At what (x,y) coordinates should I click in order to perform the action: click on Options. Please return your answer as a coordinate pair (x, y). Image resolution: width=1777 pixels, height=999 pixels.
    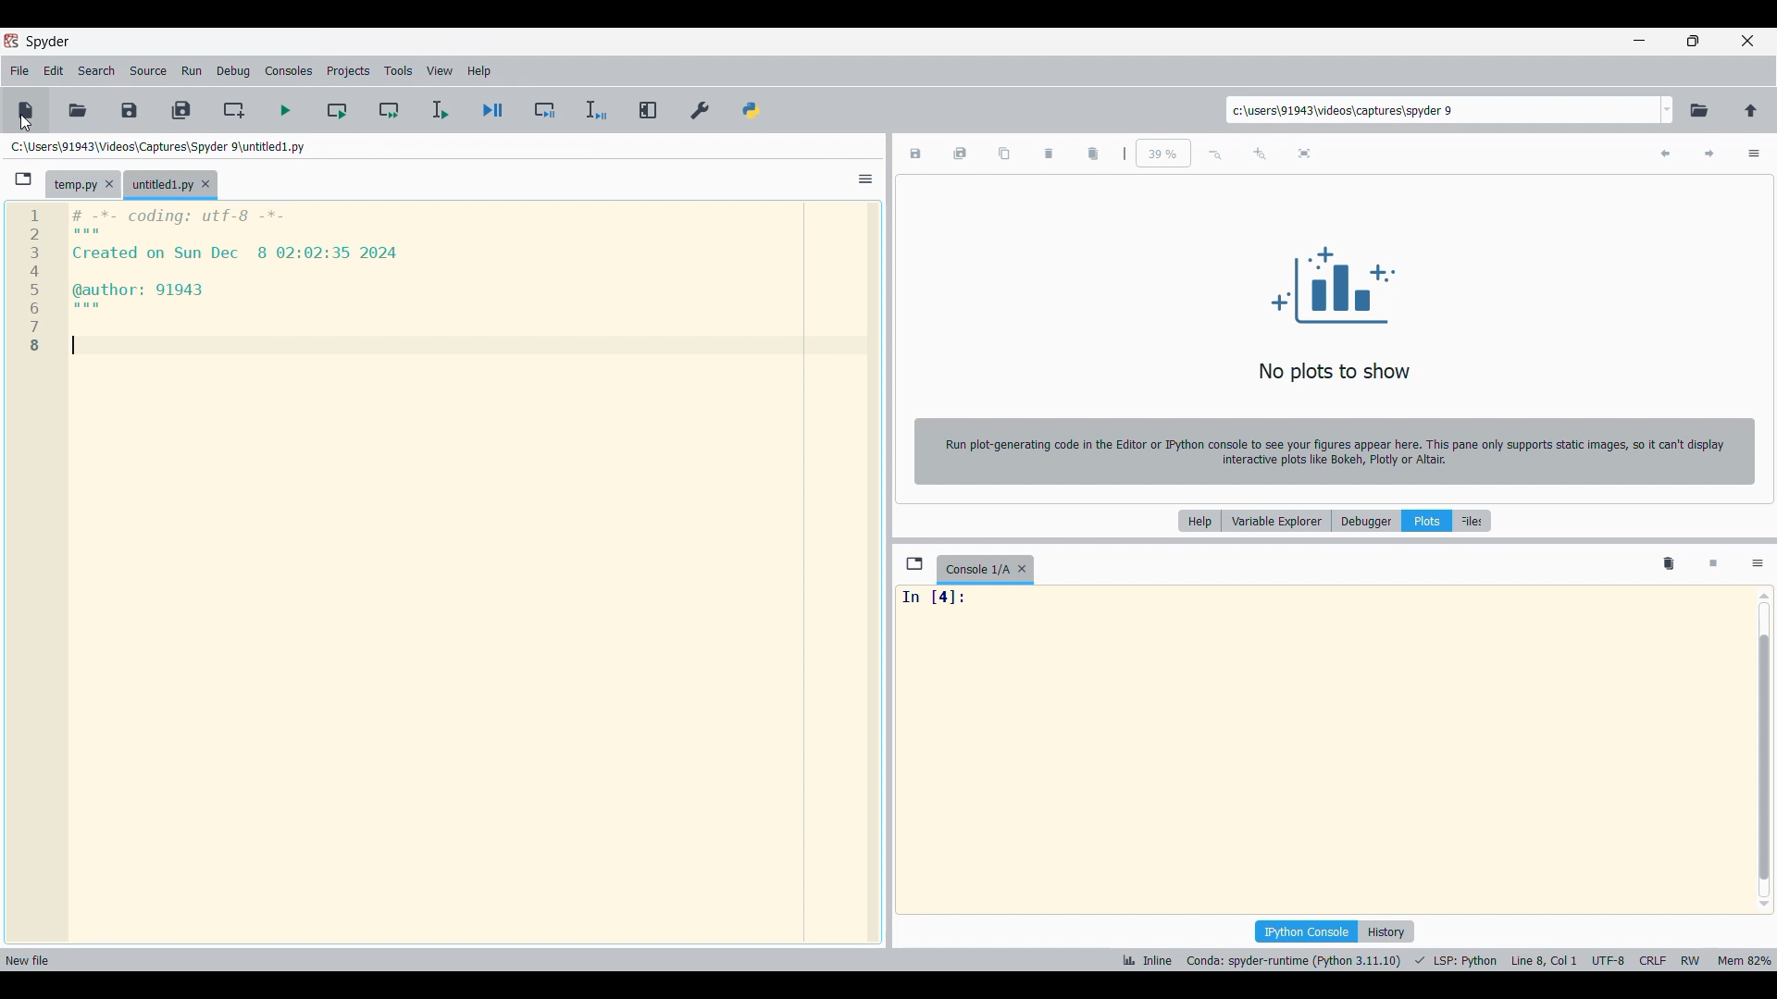
    Looking at the image, I should click on (1755, 154).